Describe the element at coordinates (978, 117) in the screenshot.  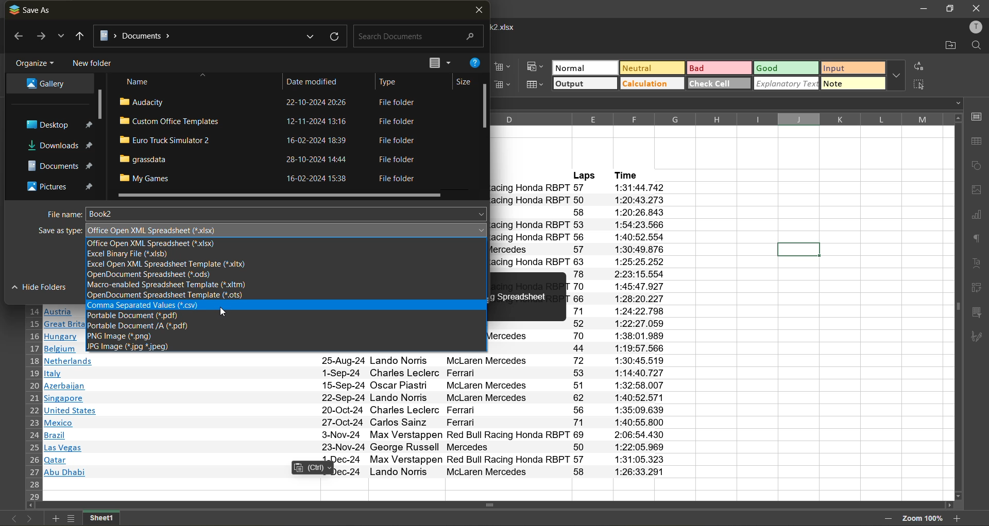
I see `call settings` at that location.